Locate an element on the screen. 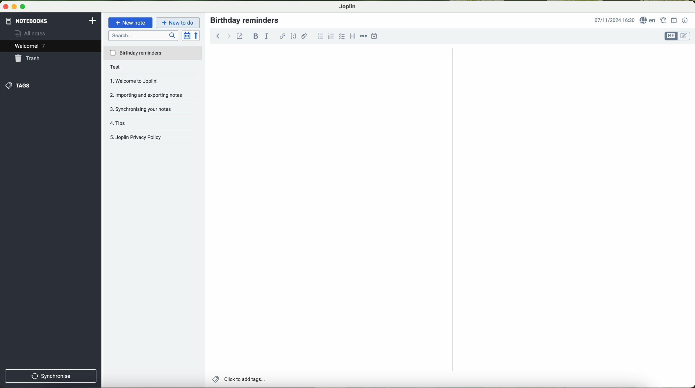 Image resolution: width=695 pixels, height=388 pixels. new note button is located at coordinates (130, 23).